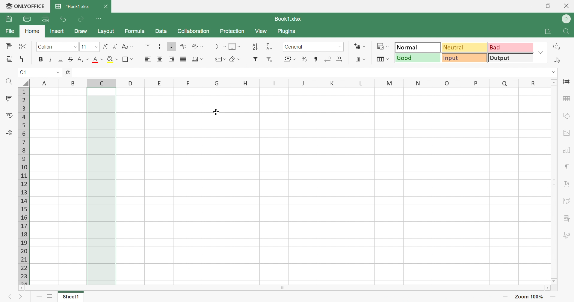 The image size is (574, 302). I want to click on Image settings, so click(567, 133).